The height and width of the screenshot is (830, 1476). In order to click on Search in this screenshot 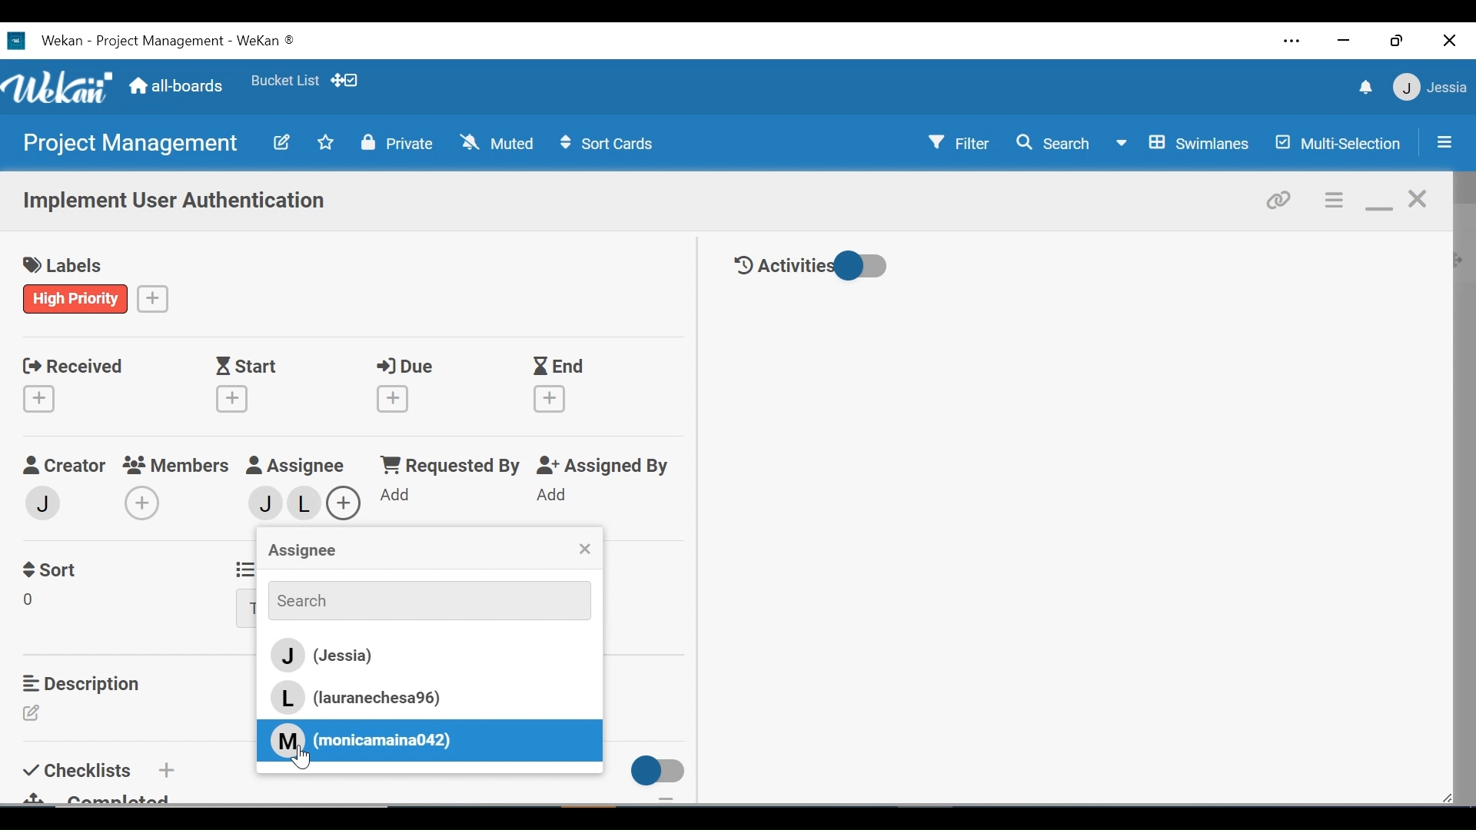, I will do `click(1052, 143)`.